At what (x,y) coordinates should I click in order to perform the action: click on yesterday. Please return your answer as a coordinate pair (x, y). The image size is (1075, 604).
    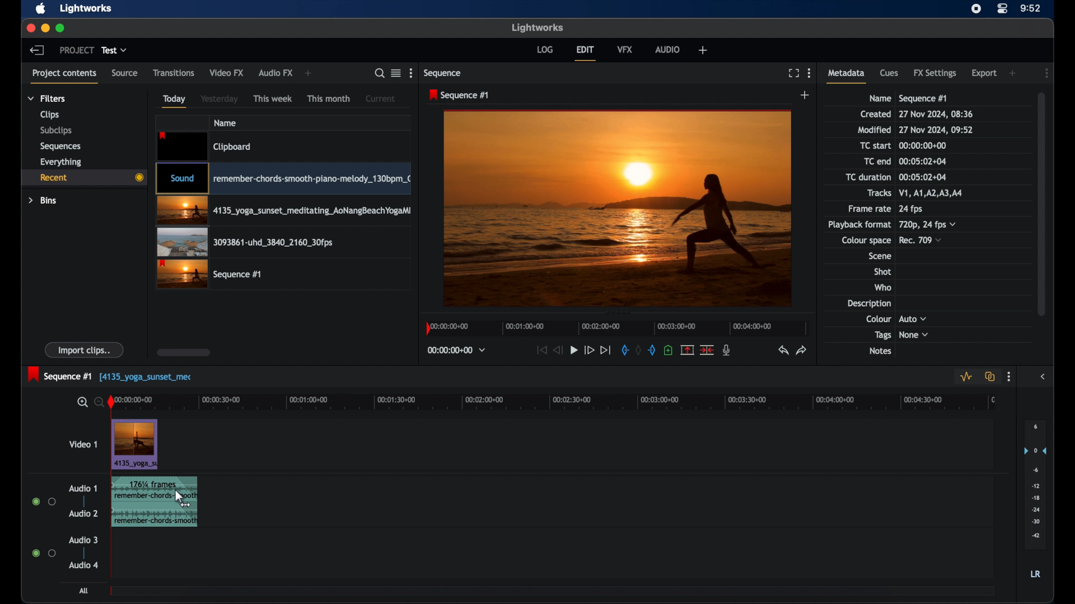
    Looking at the image, I should click on (219, 98).